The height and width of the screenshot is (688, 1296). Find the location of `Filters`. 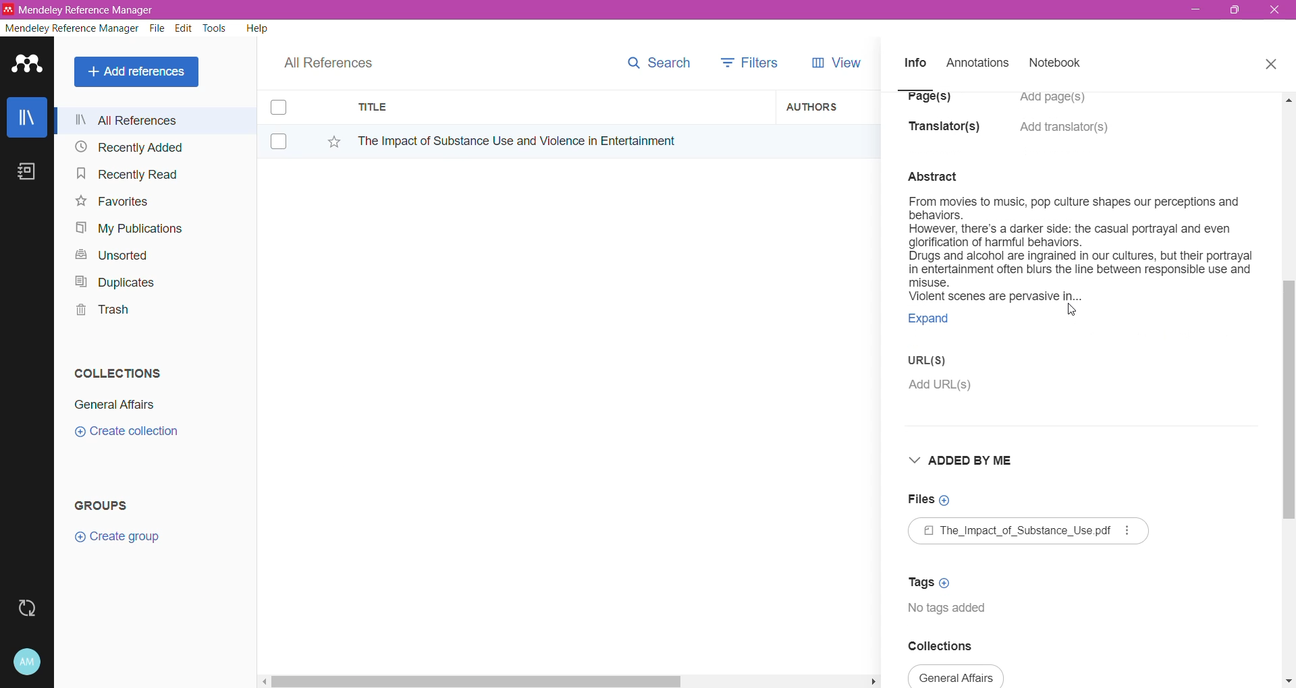

Filters is located at coordinates (753, 61).